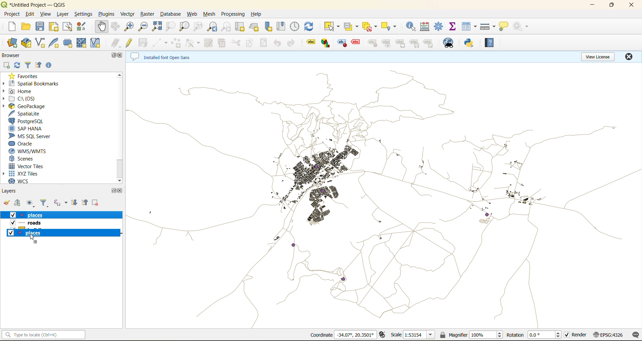 Image resolution: width=642 pixels, height=341 pixels. I want to click on processing, so click(234, 14).